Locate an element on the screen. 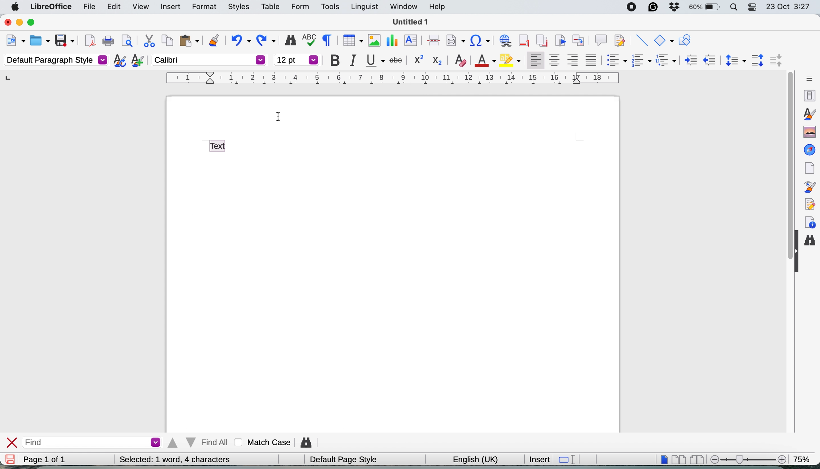 The width and height of the screenshot is (820, 469). clear direct formatting is located at coordinates (461, 61).